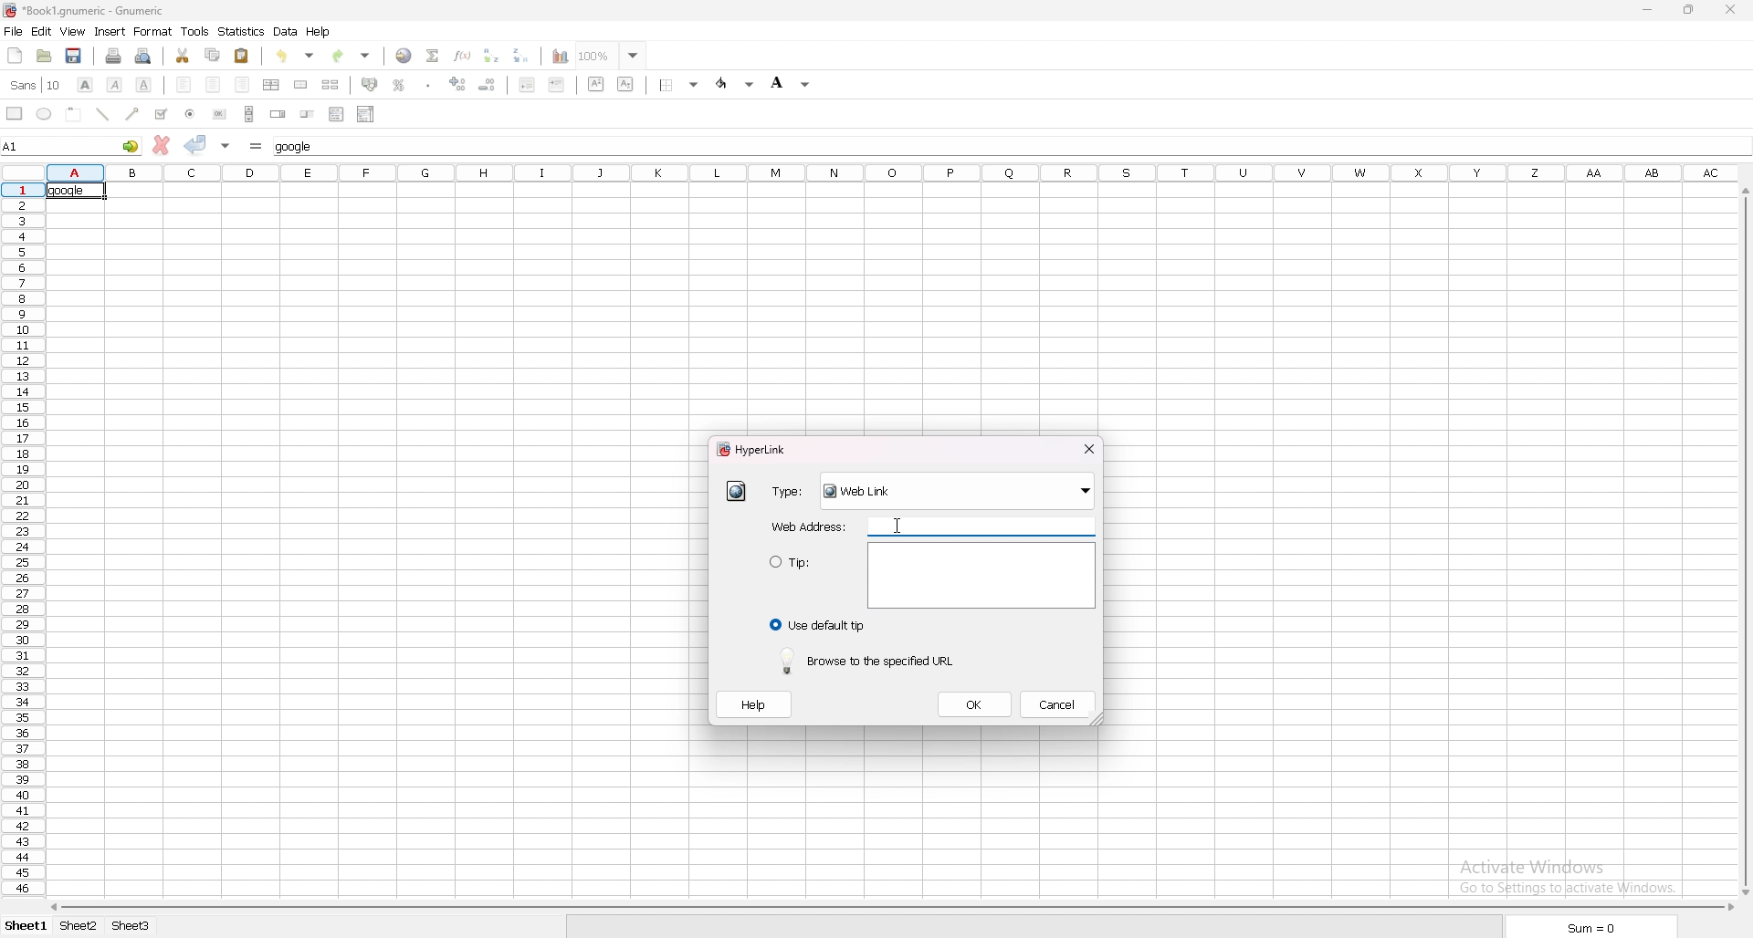 This screenshot has height=938, width=1753. What do you see at coordinates (213, 84) in the screenshot?
I see `centre` at bounding box center [213, 84].